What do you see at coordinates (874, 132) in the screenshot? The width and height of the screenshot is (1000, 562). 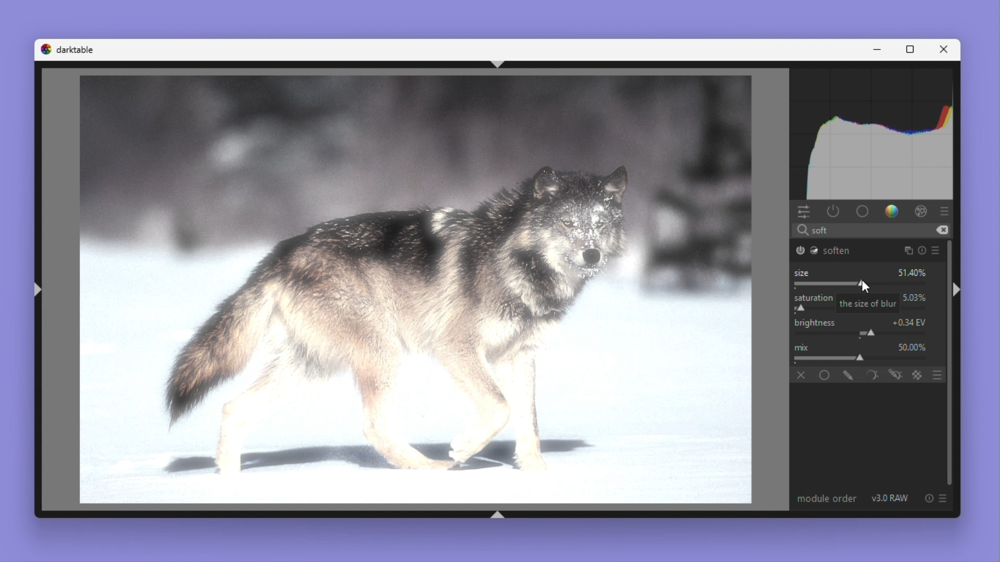 I see `Histogram` at bounding box center [874, 132].